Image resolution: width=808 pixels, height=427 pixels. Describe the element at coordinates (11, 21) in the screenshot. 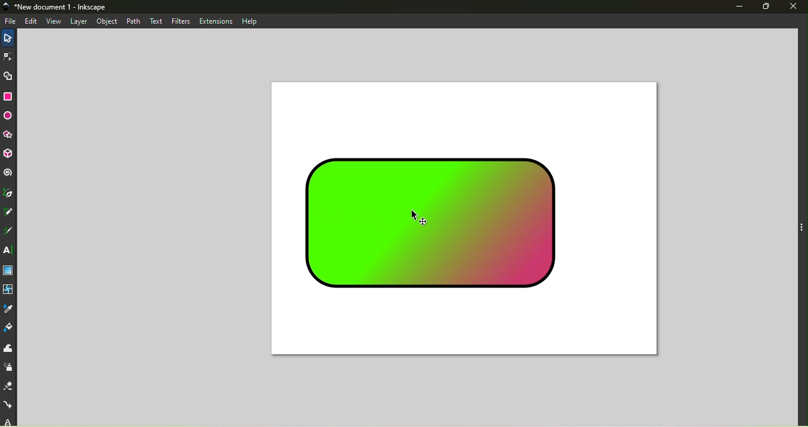

I see `File` at that location.